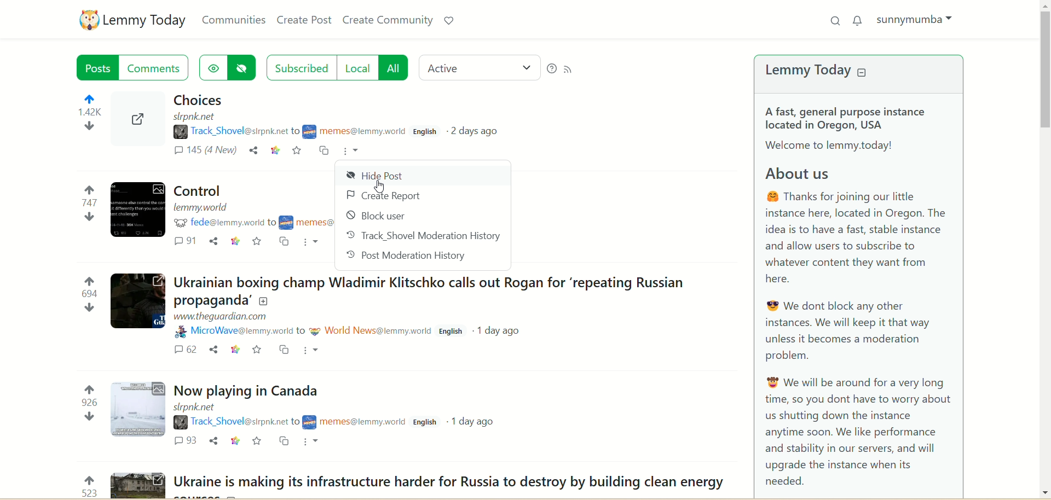  I want to click on active, so click(479, 65).